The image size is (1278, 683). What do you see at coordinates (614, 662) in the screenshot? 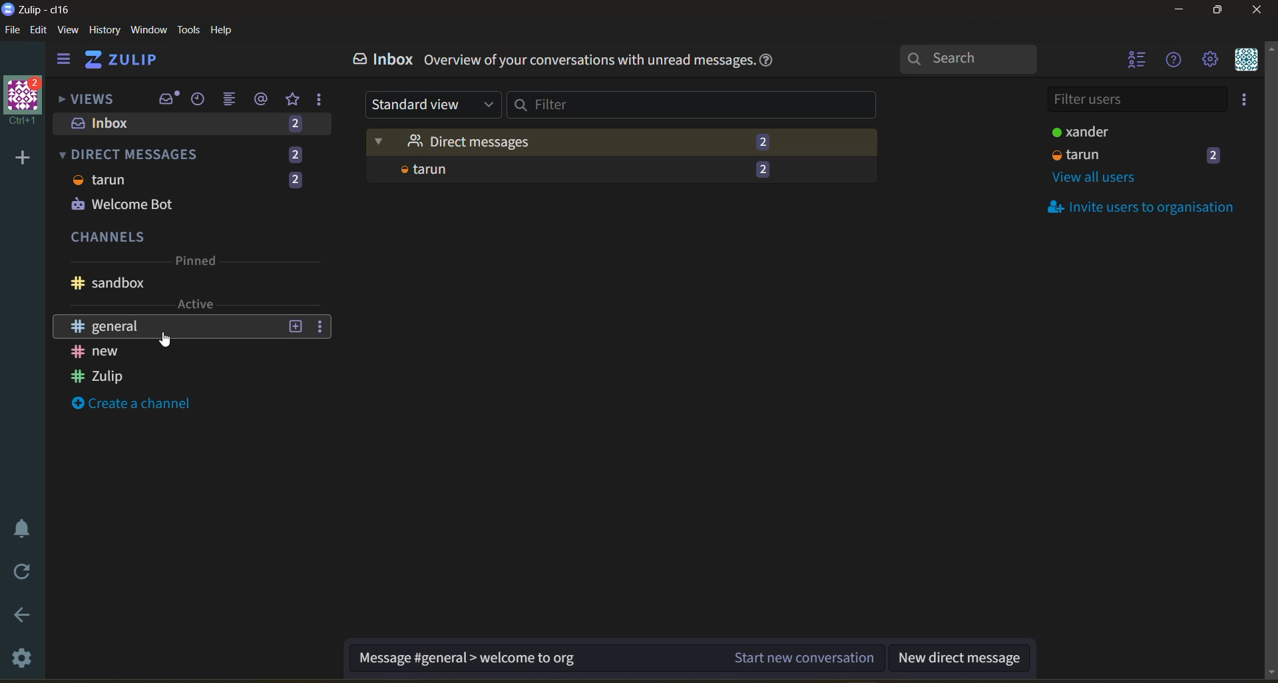
I see `start new  conversation` at bounding box center [614, 662].